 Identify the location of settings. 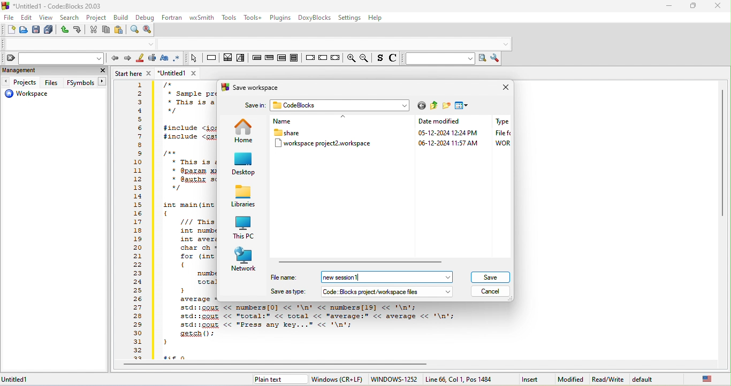
(349, 18).